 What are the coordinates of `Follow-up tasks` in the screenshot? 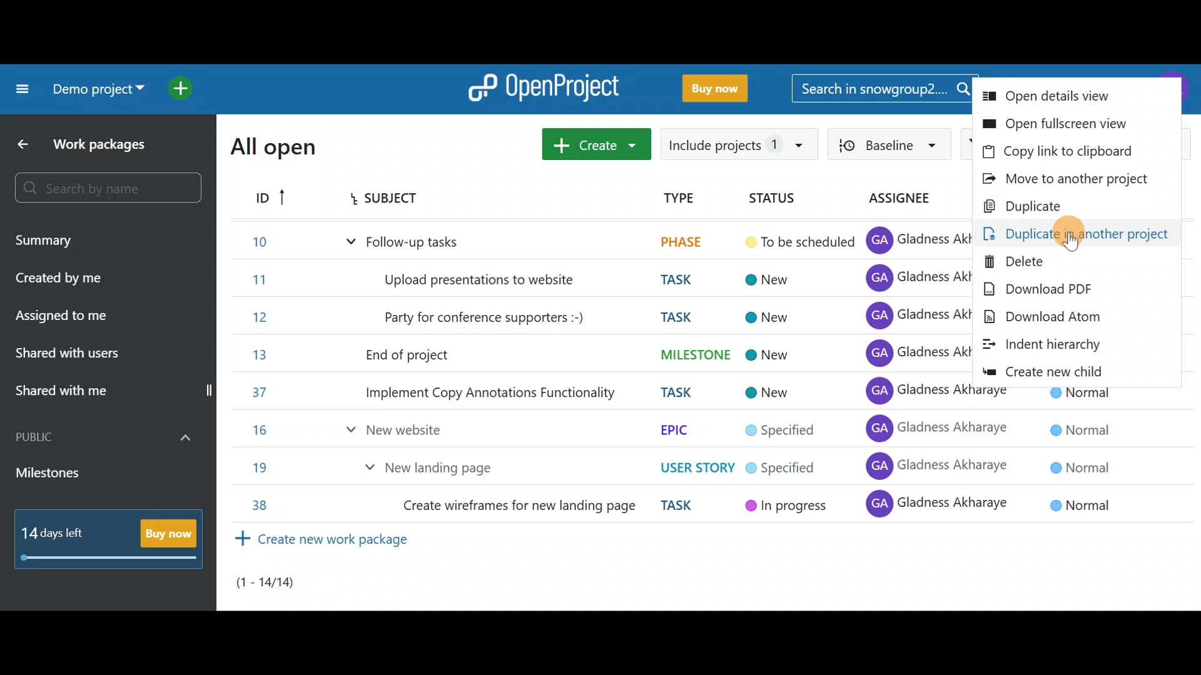 It's located at (407, 242).